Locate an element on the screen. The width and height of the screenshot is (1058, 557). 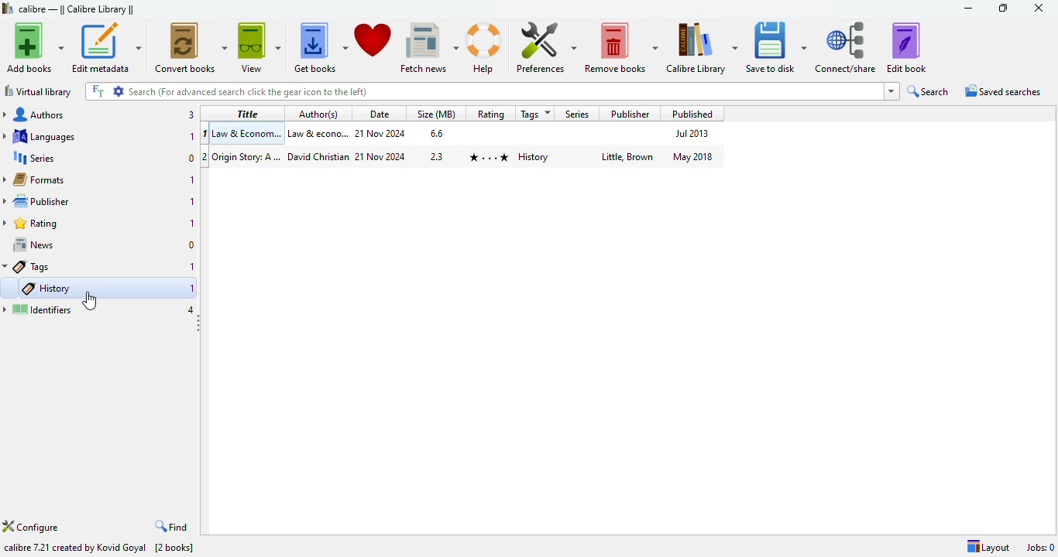
series is located at coordinates (33, 157).